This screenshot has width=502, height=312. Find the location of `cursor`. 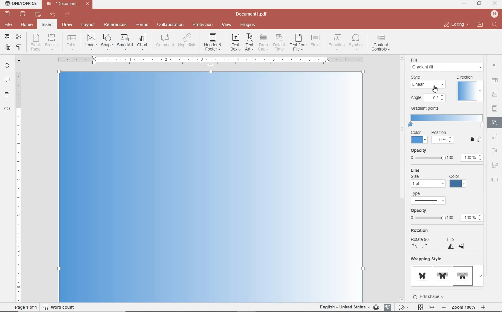

cursor is located at coordinates (443, 248).